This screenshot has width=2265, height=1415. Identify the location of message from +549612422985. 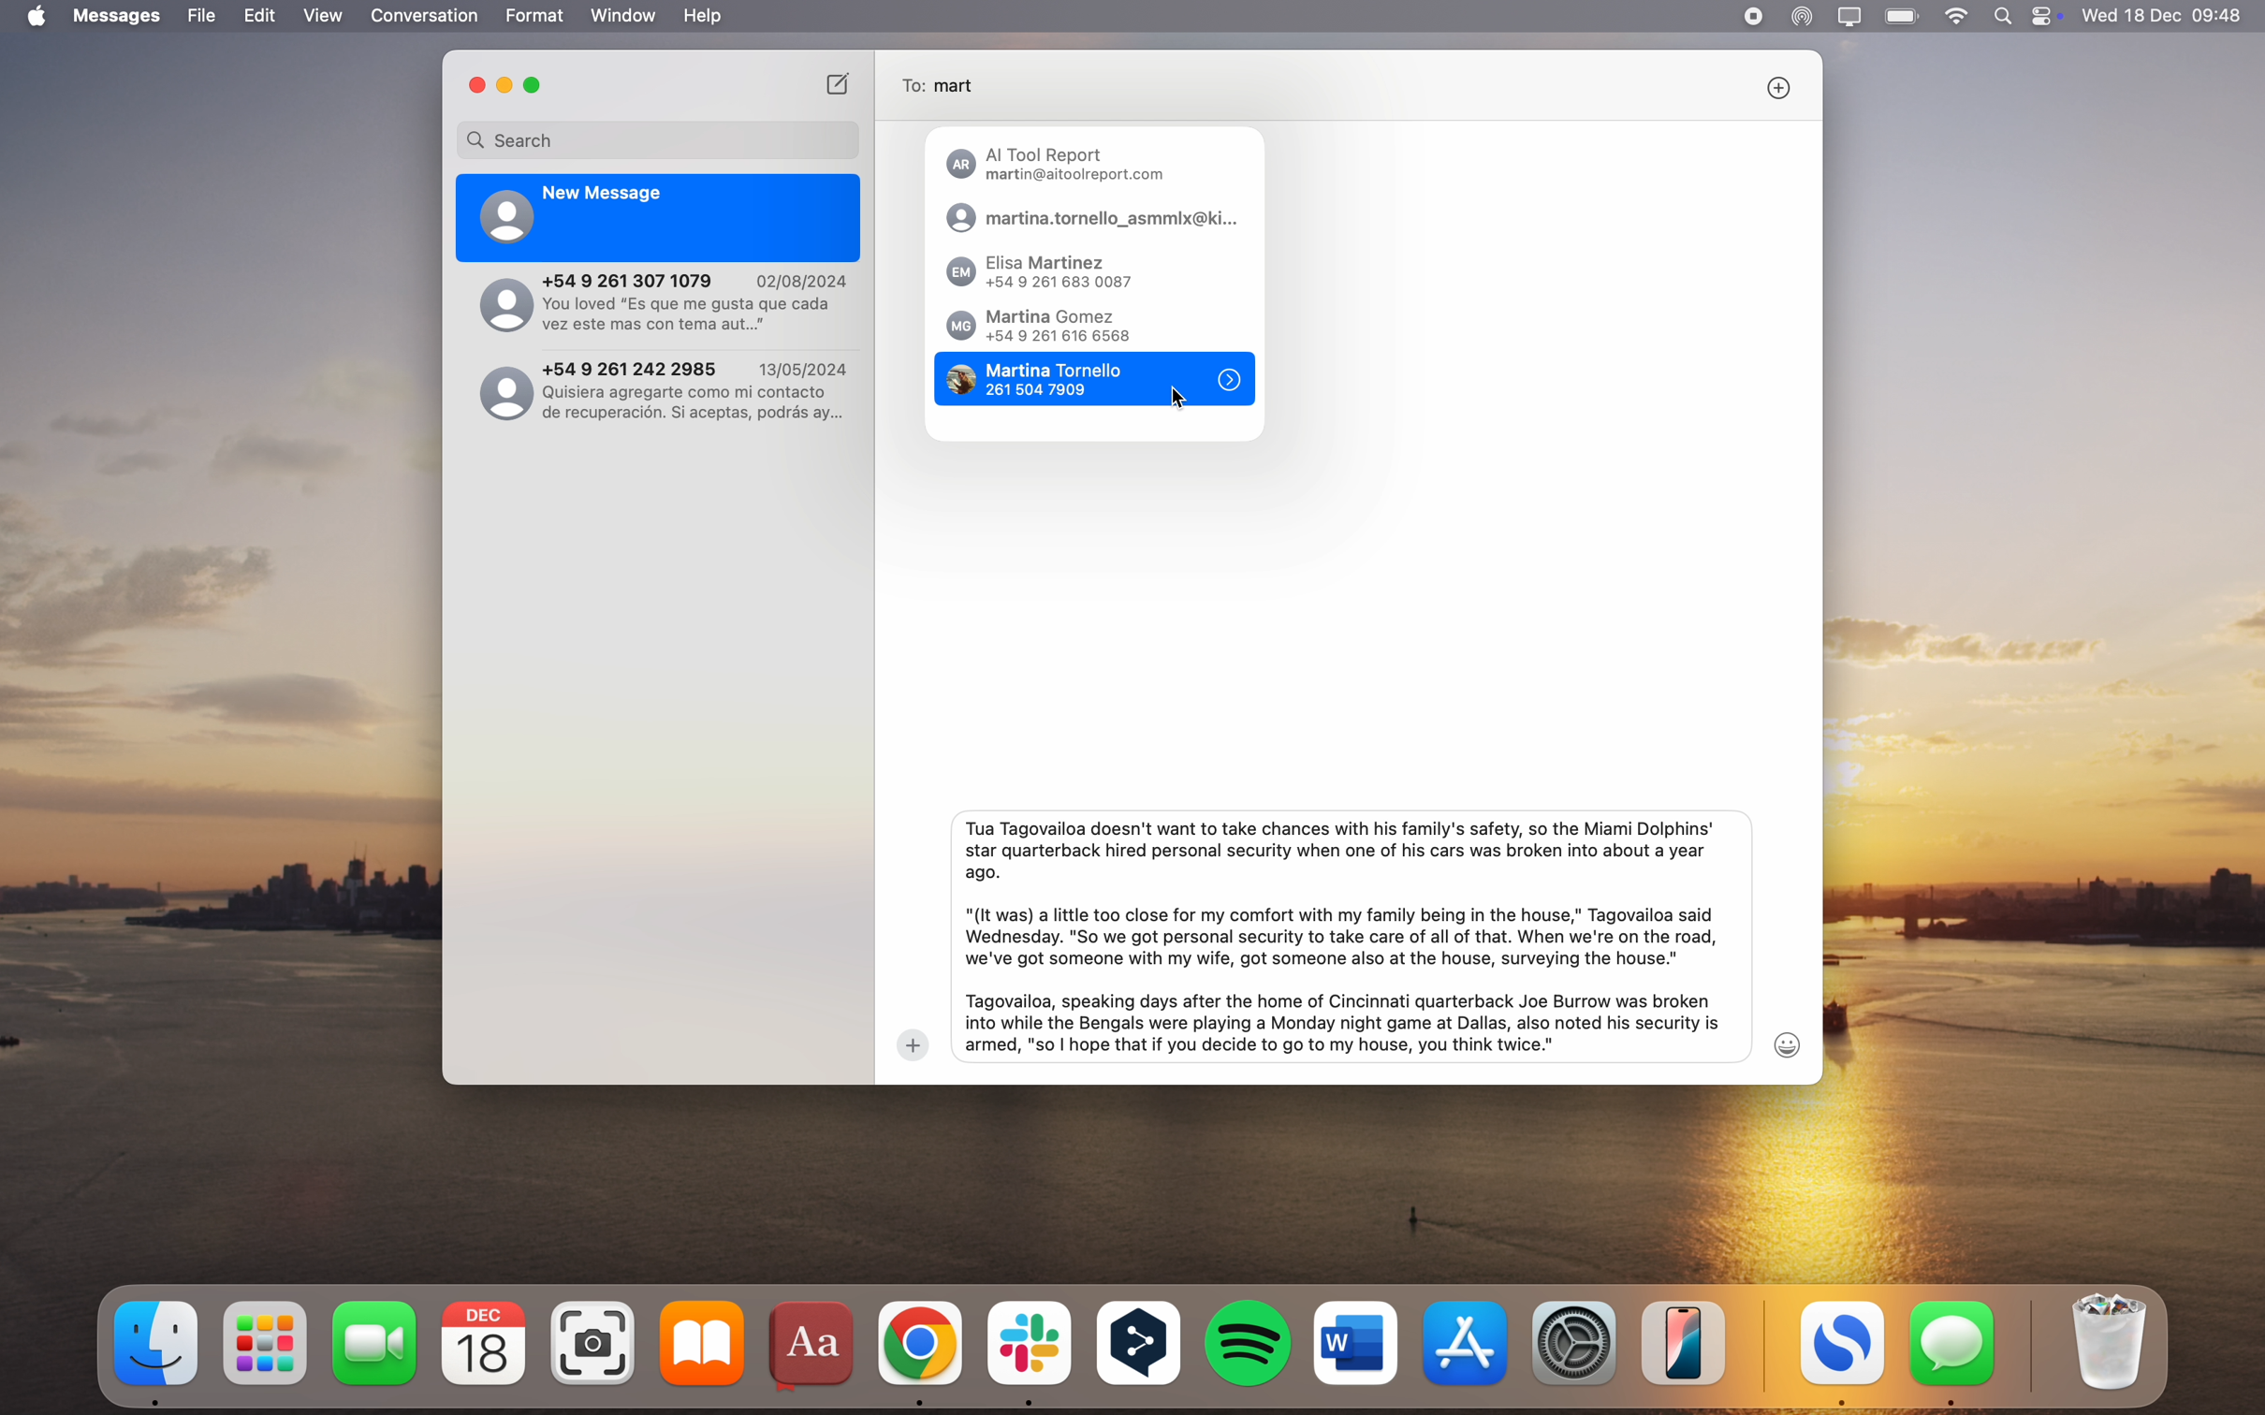
(666, 388).